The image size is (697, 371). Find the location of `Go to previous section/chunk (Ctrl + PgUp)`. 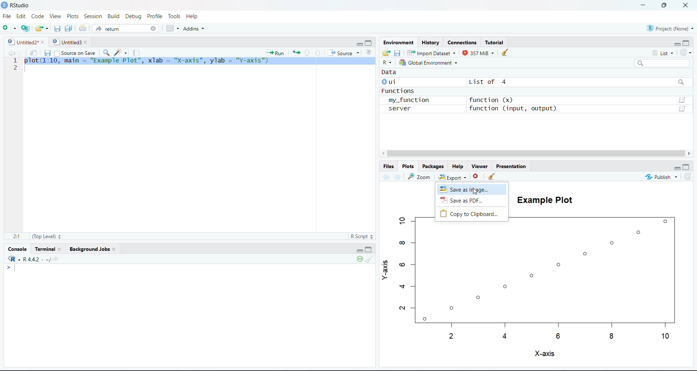

Go to previous section/chunk (Ctrl + PgUp) is located at coordinates (307, 53).